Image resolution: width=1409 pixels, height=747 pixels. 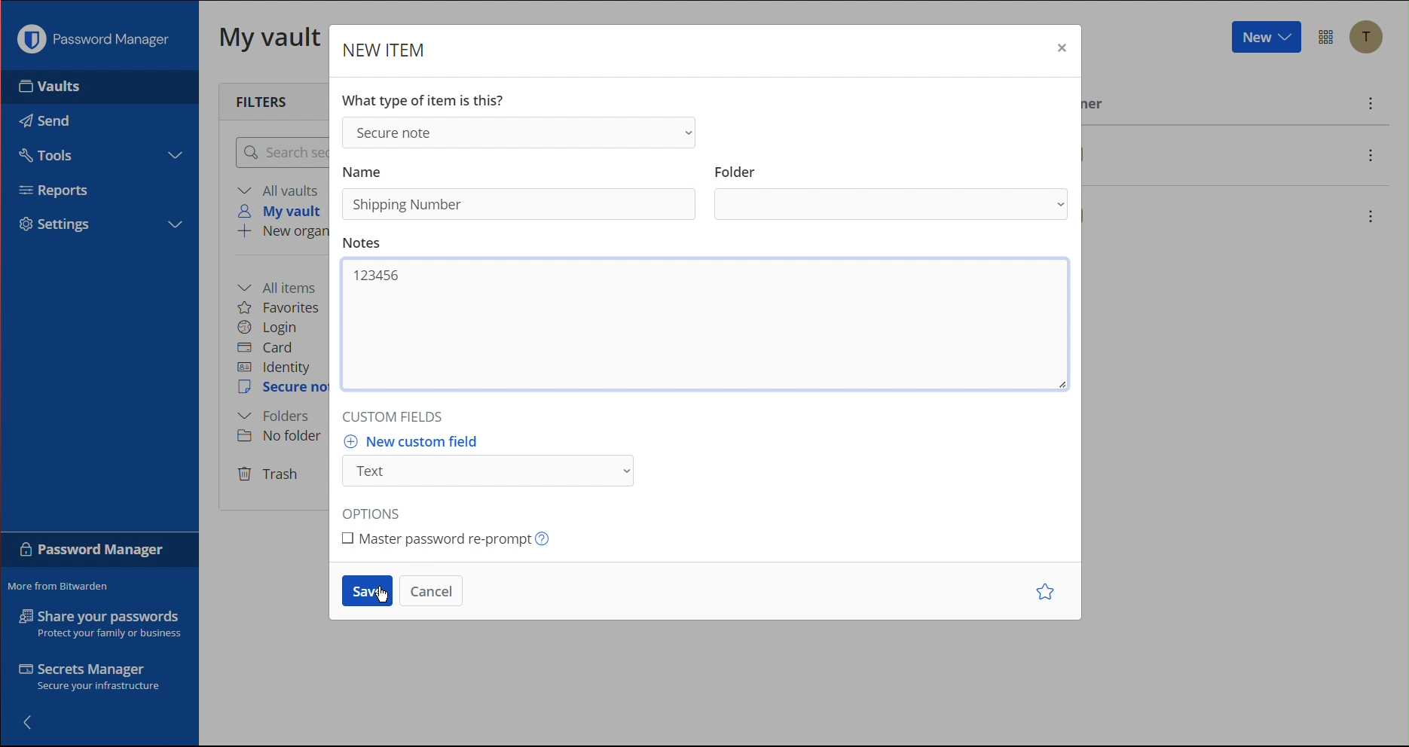 I want to click on Name, so click(x=368, y=171).